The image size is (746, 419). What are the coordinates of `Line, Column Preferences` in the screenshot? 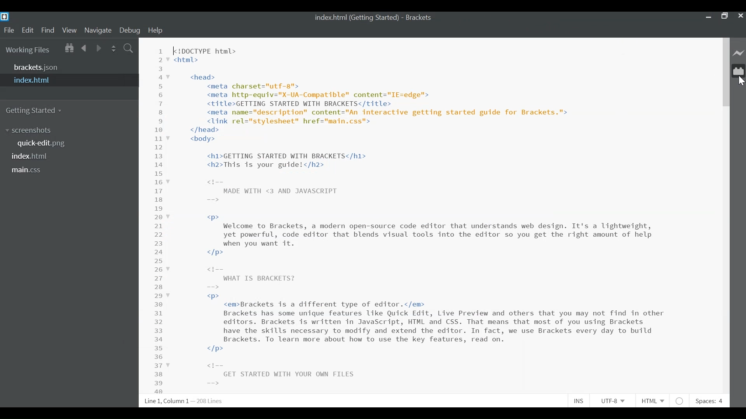 It's located at (185, 400).